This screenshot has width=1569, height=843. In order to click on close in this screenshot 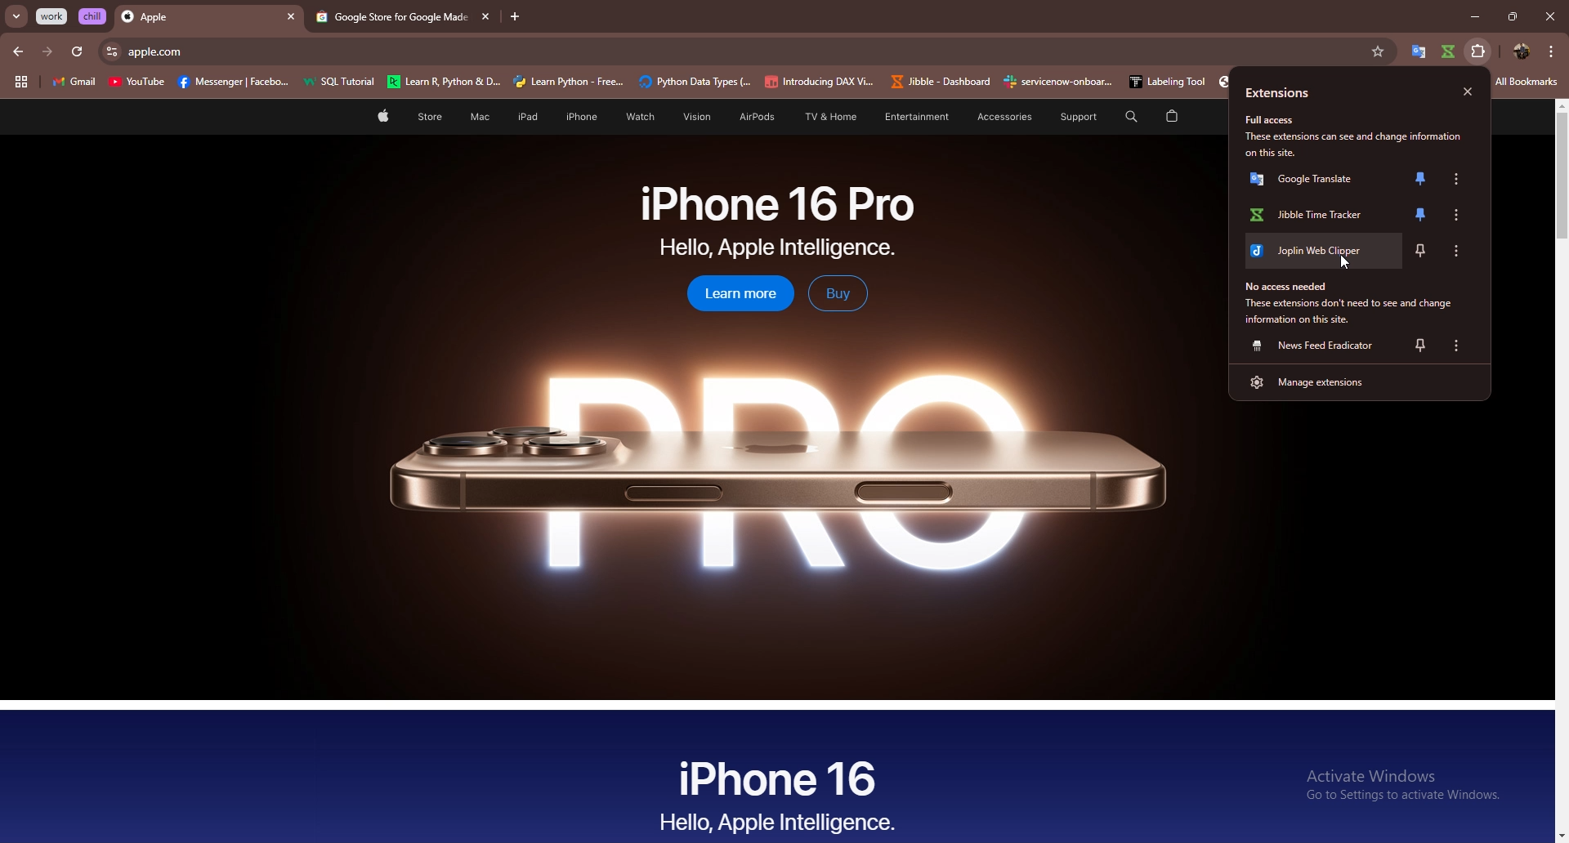, I will do `click(1549, 16)`.